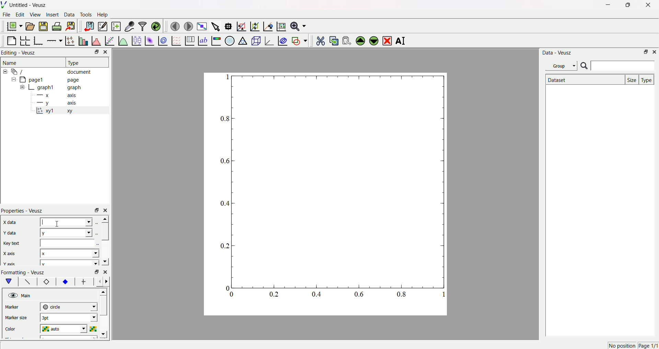 This screenshot has height=349, width=659. I want to click on close, so click(105, 271).